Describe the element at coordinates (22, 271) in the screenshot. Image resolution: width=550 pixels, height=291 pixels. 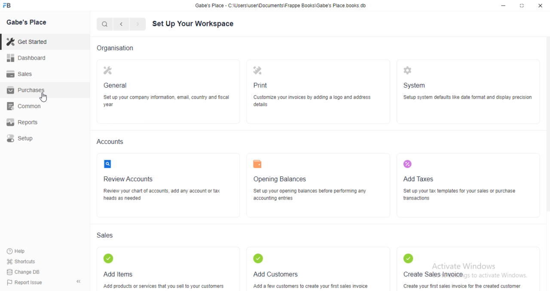
I see `Change DB` at that location.